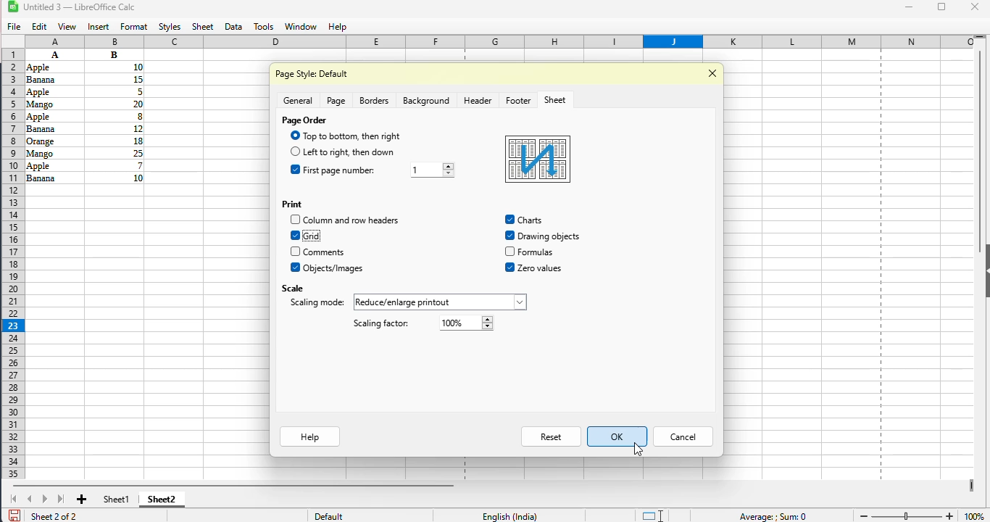 The image size is (990, 522). I want to click on , so click(115, 178).